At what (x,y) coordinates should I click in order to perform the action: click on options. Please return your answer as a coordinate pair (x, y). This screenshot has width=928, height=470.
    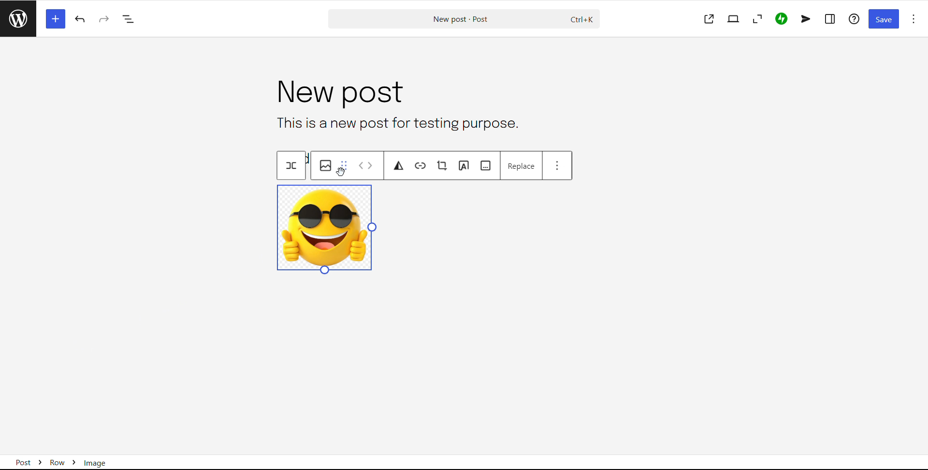
    Looking at the image, I should click on (557, 165).